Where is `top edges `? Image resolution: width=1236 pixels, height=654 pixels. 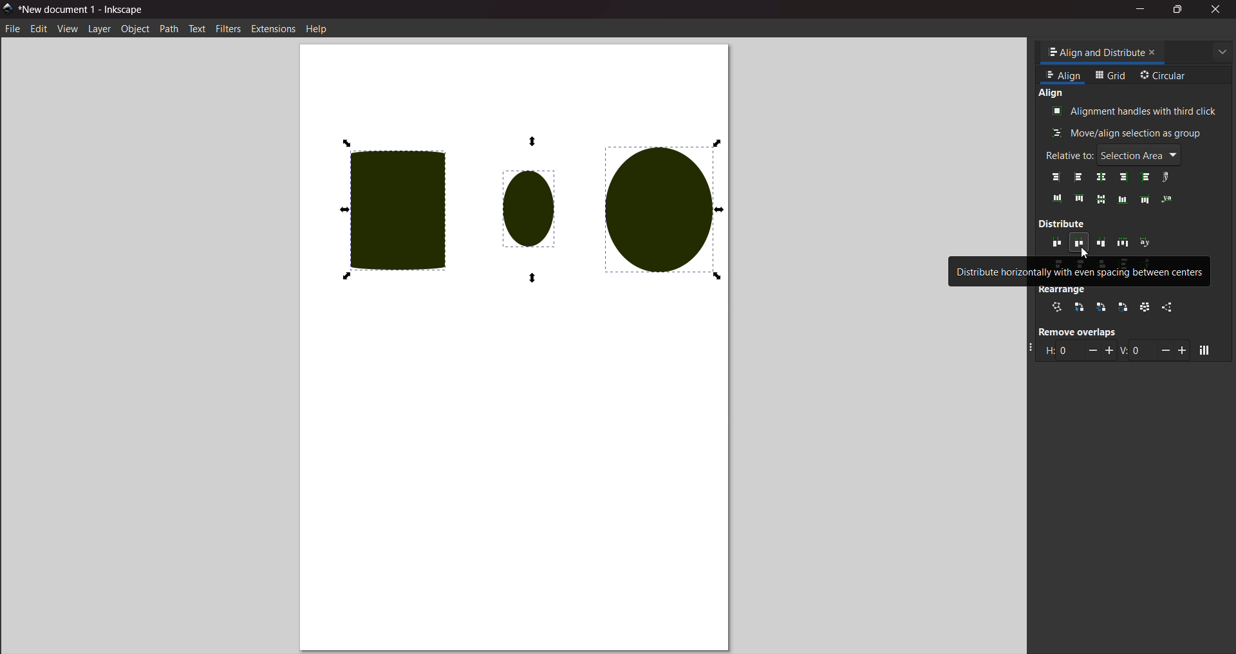 top edges  is located at coordinates (1078, 200).